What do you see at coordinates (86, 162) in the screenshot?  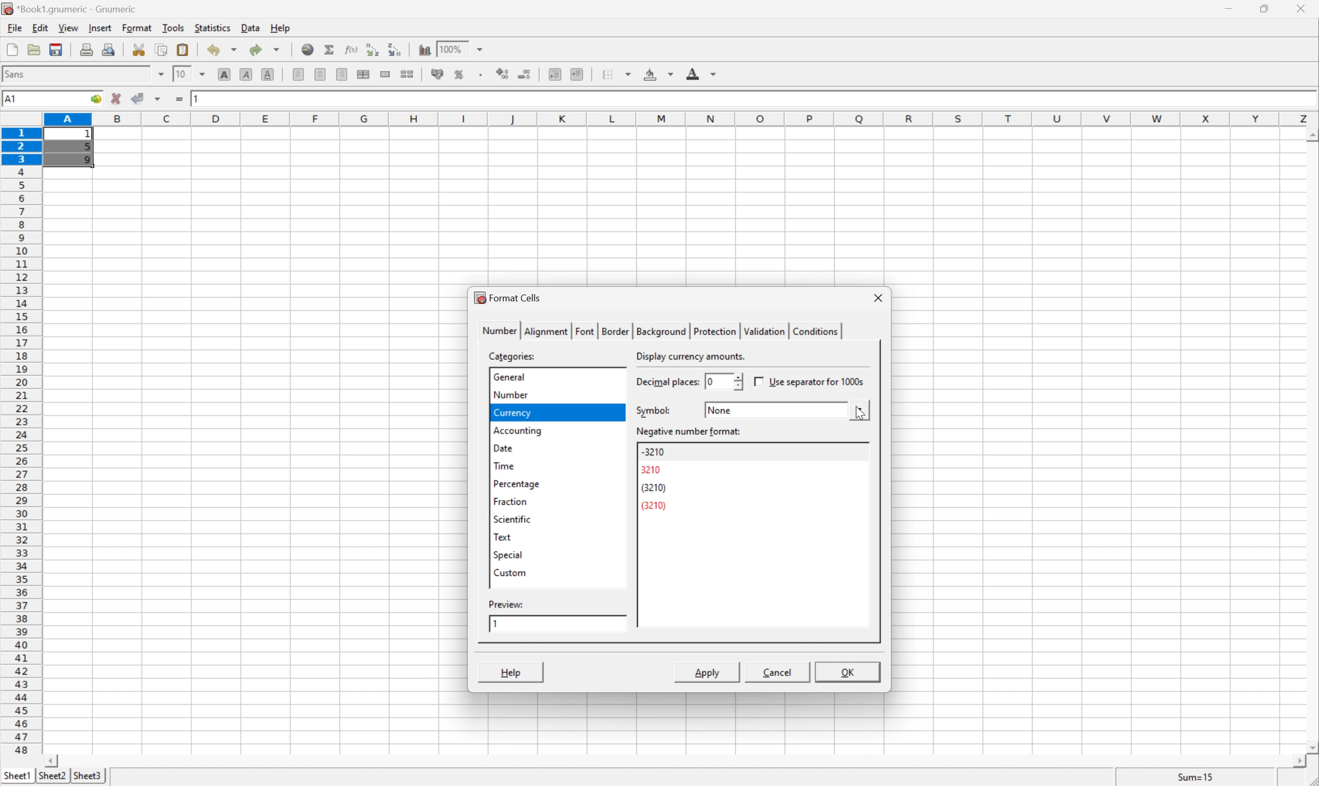 I see `9` at bounding box center [86, 162].